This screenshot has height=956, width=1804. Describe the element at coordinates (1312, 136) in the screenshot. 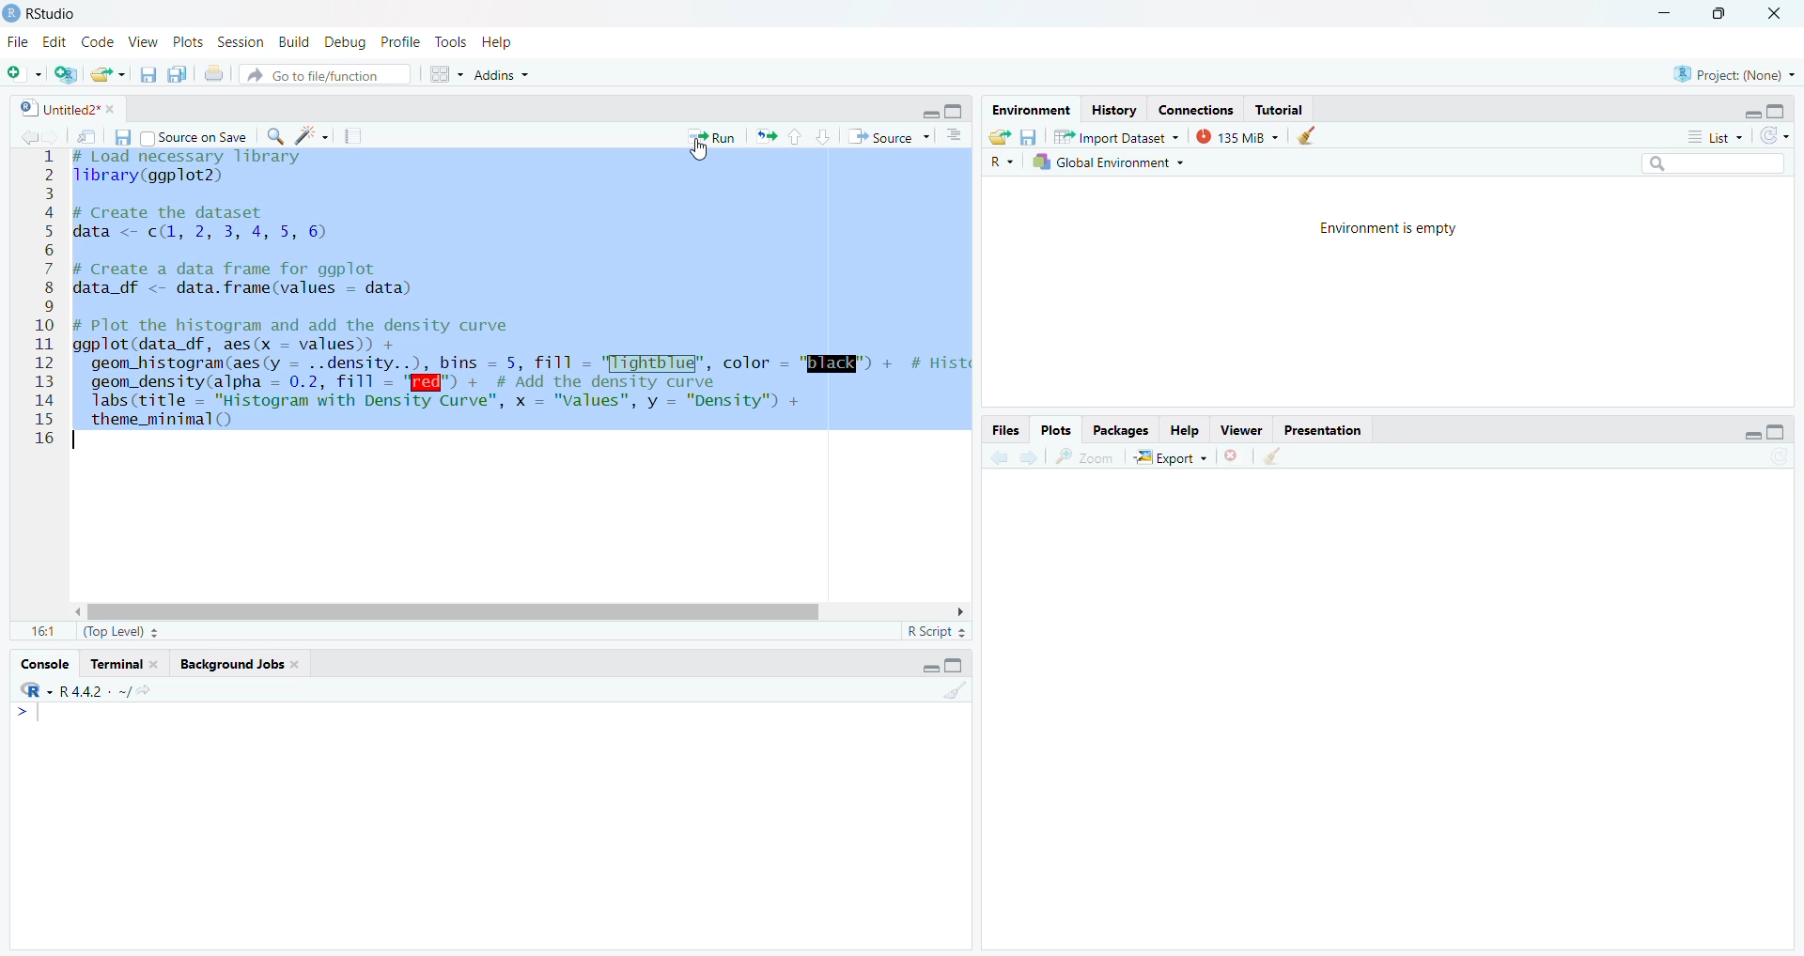

I see `clear objects from the workspace` at that location.